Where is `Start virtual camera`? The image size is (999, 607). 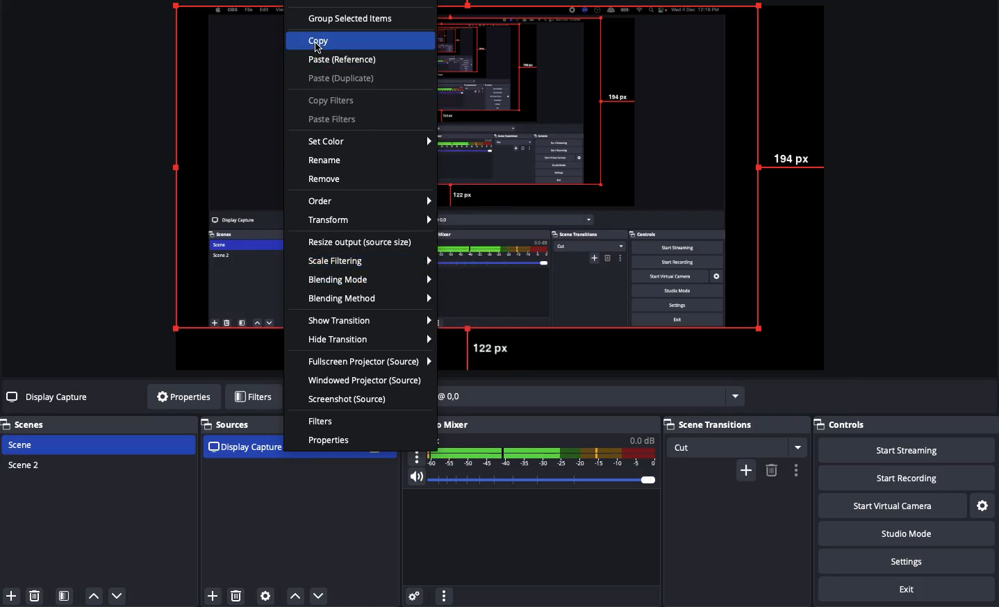
Start virtual camera is located at coordinates (890, 504).